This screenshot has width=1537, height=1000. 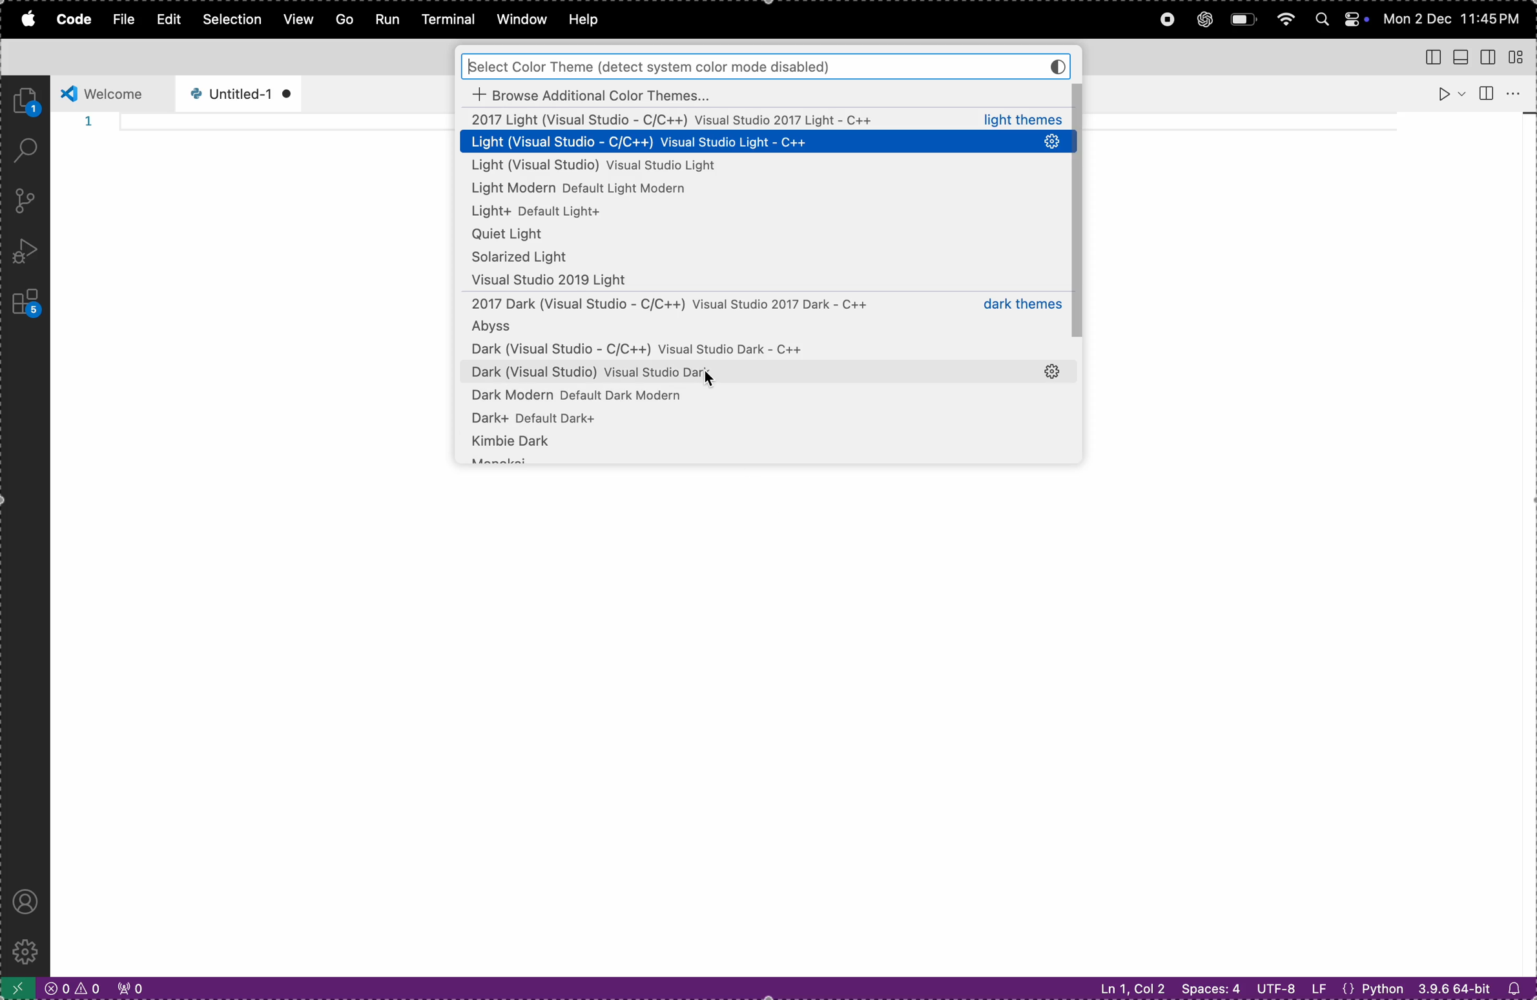 What do you see at coordinates (765, 65) in the screenshot?
I see `Select color theme` at bounding box center [765, 65].